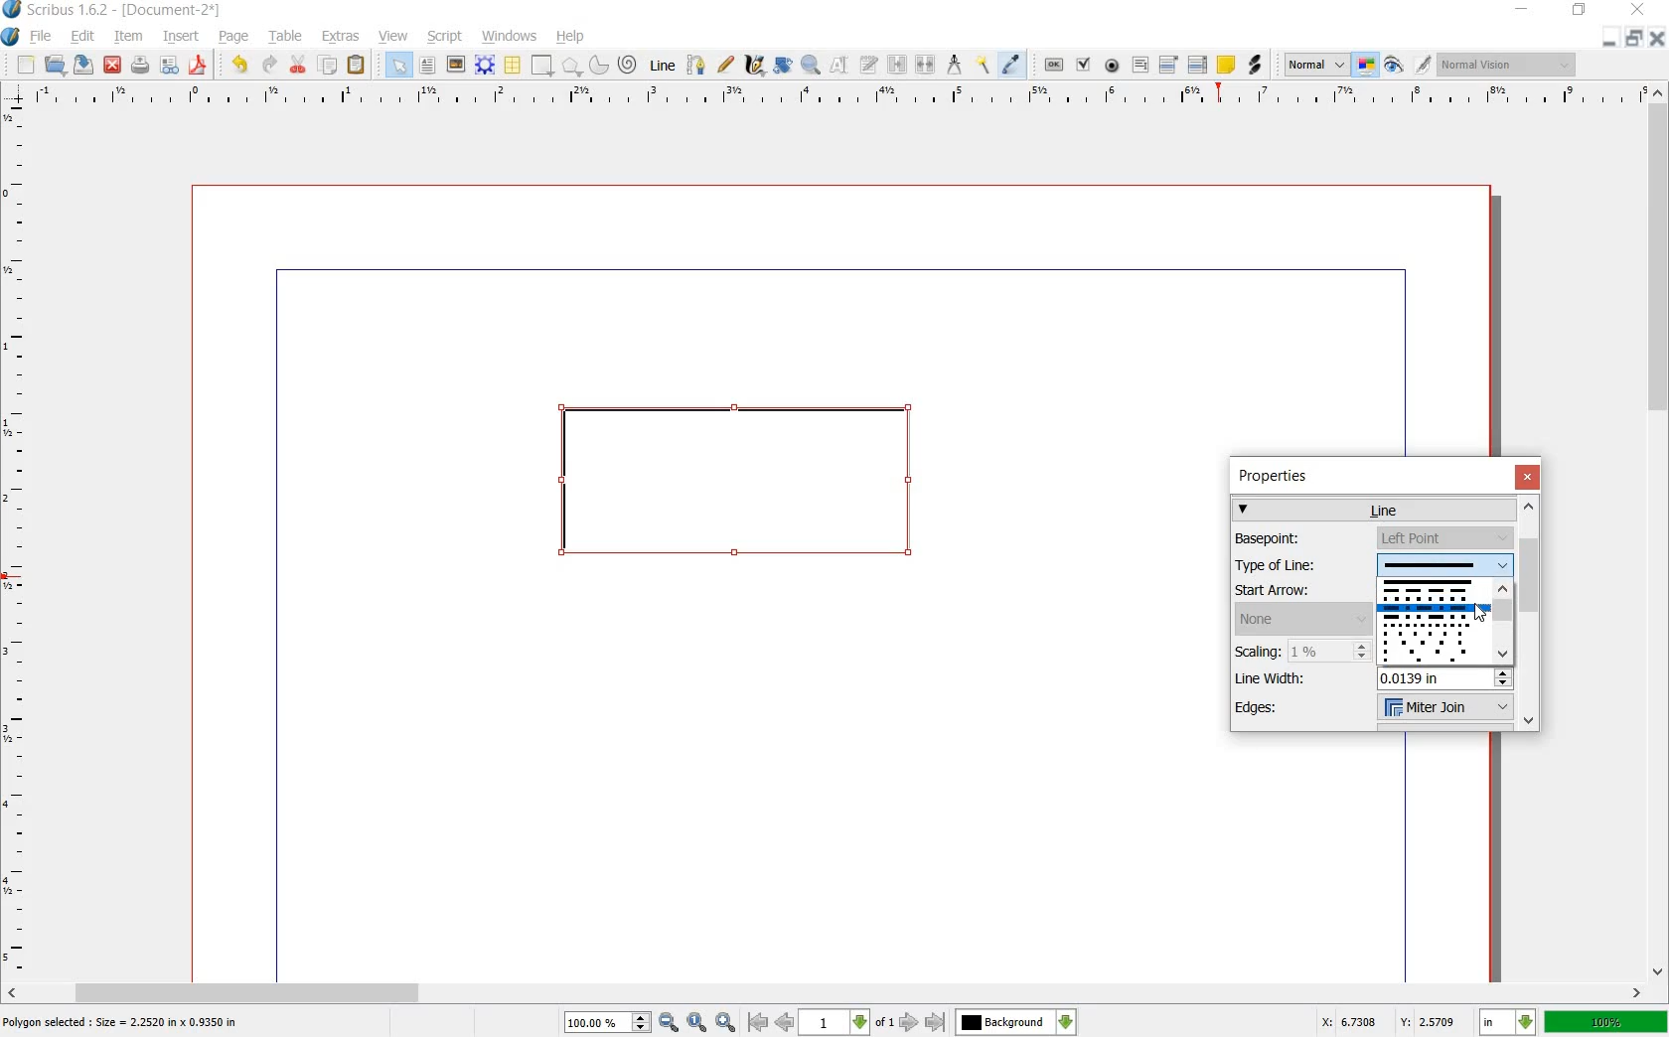 This screenshot has height=1037, width=1669. Describe the element at coordinates (897, 66) in the screenshot. I see `LINK TEXT FRAMES` at that location.